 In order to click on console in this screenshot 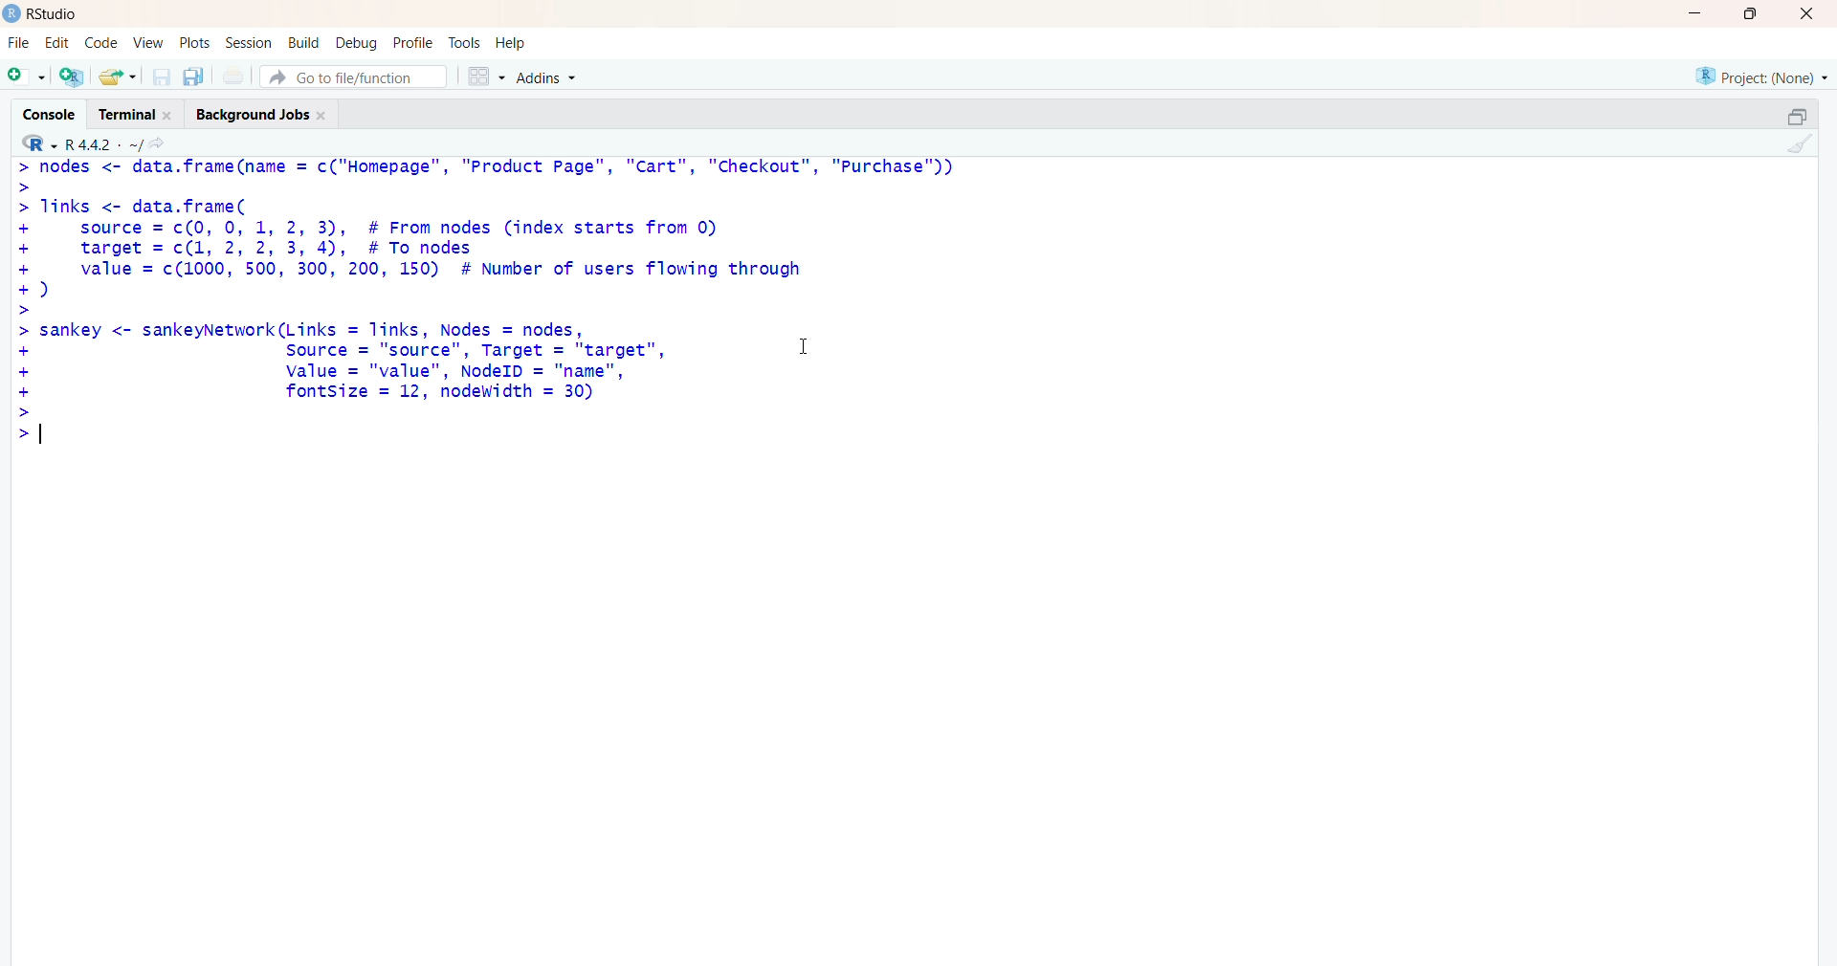, I will do `click(41, 109)`.